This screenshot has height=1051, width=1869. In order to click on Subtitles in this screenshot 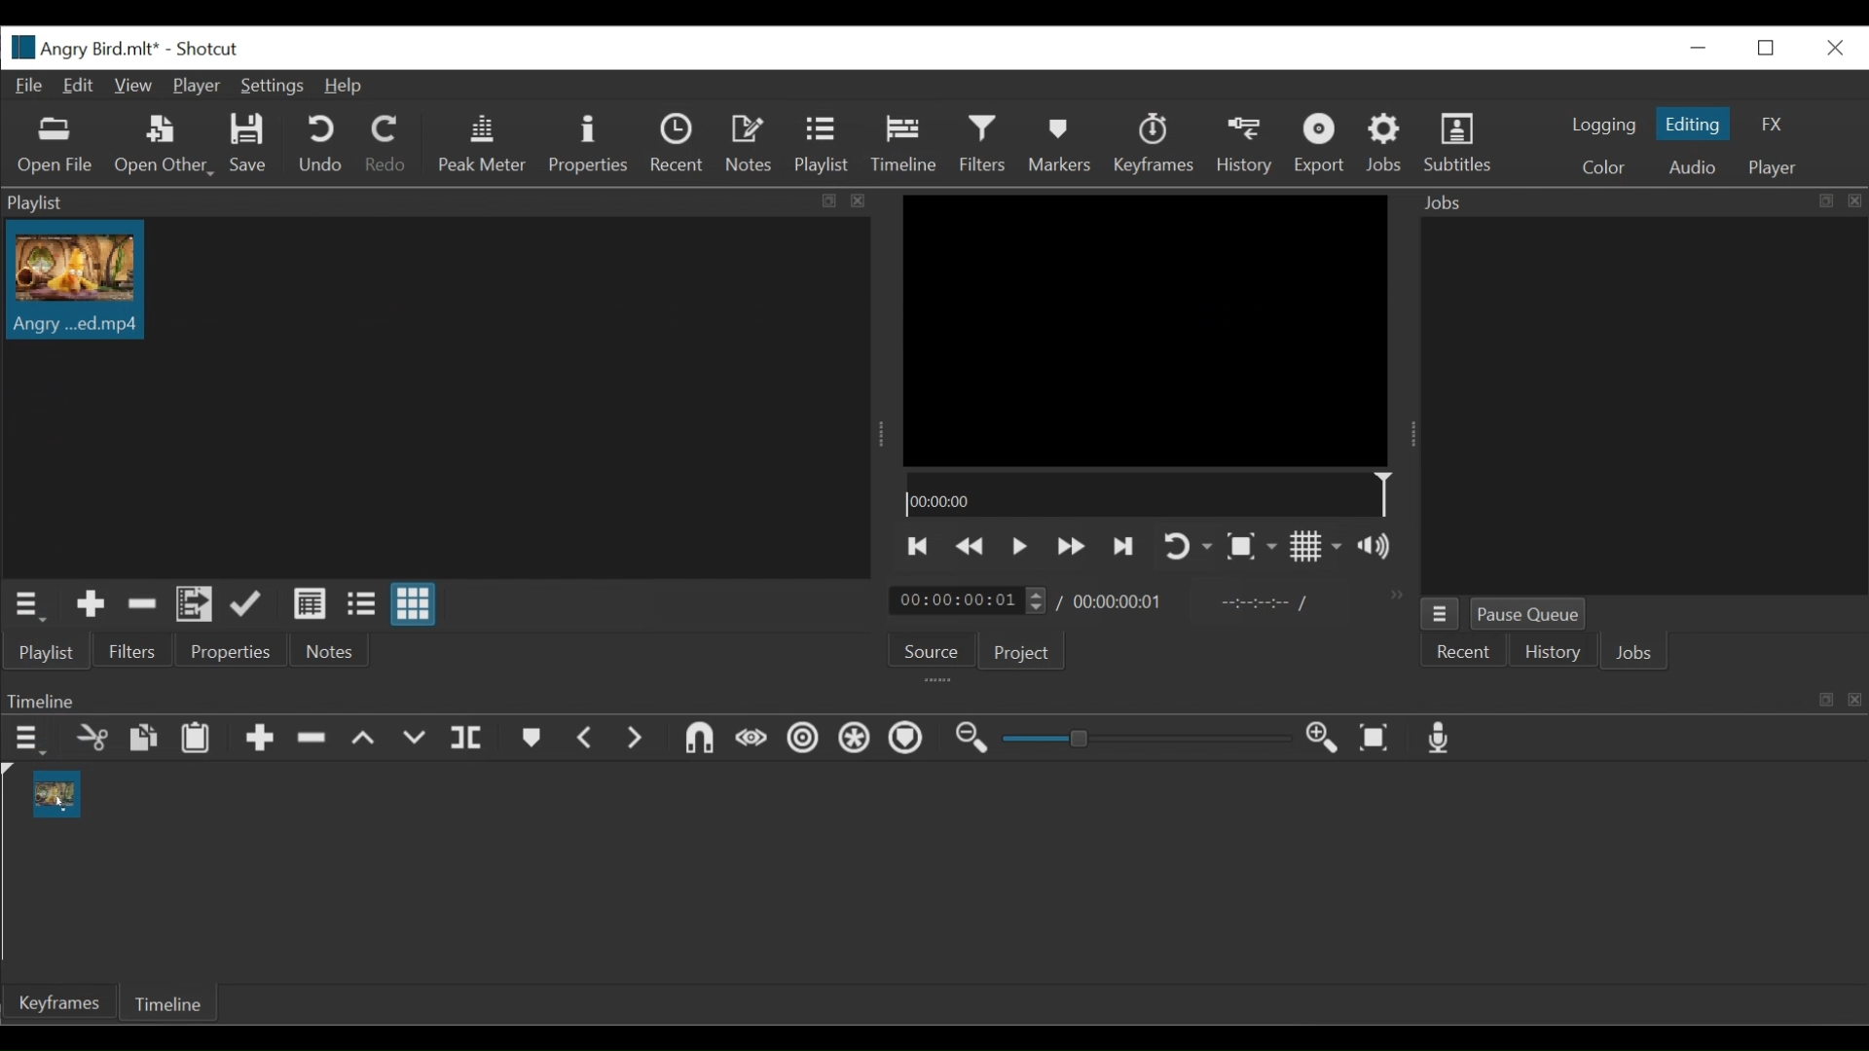, I will do `click(1459, 143)`.